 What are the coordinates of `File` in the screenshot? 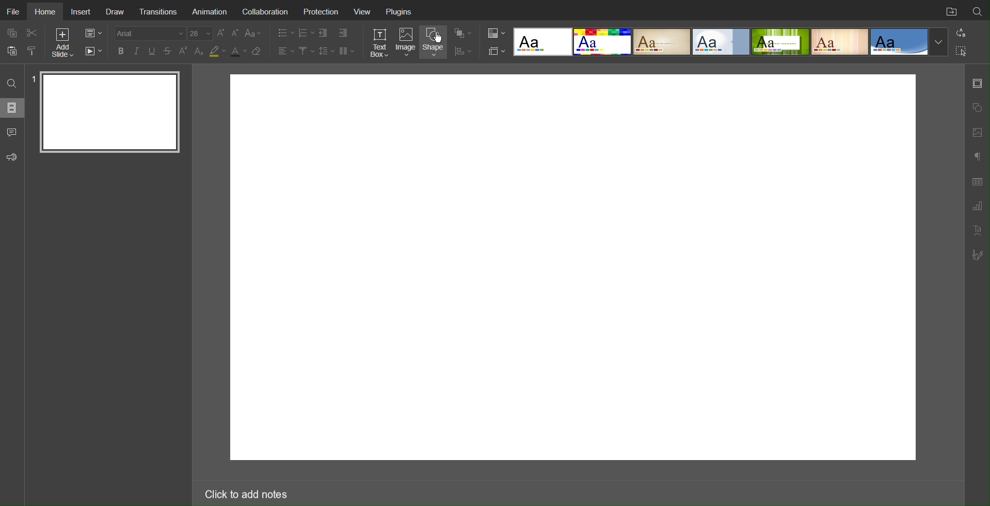 It's located at (14, 11).